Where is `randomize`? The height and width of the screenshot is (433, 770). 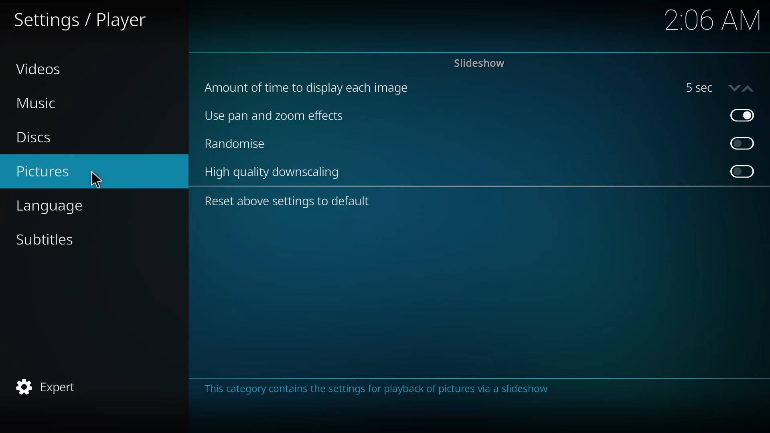
randomize is located at coordinates (236, 145).